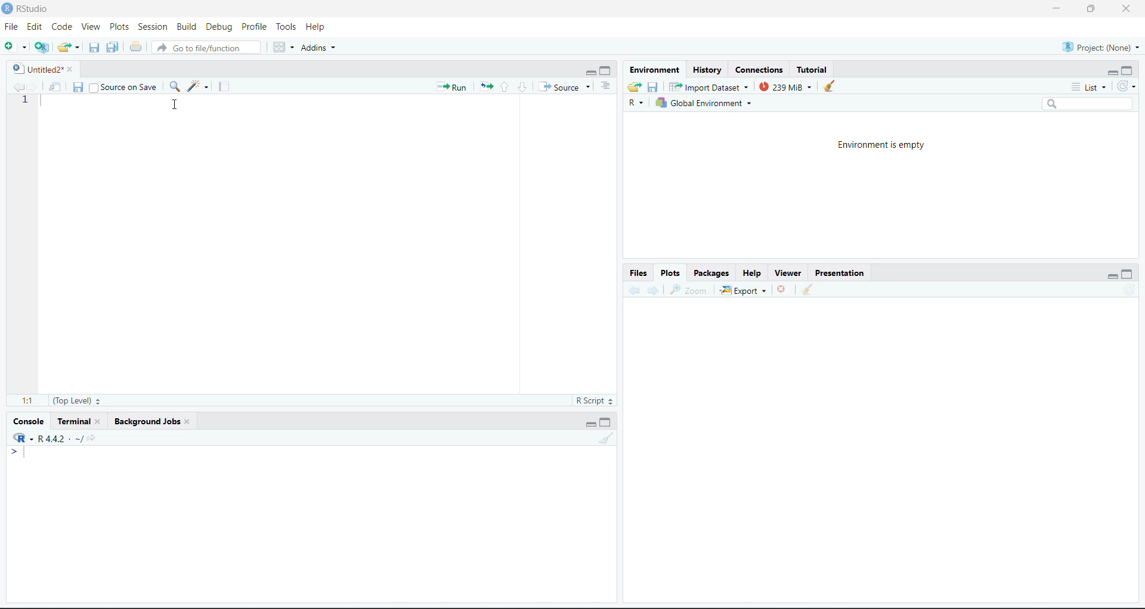  What do you see at coordinates (753, 273) in the screenshot?
I see `Help` at bounding box center [753, 273].